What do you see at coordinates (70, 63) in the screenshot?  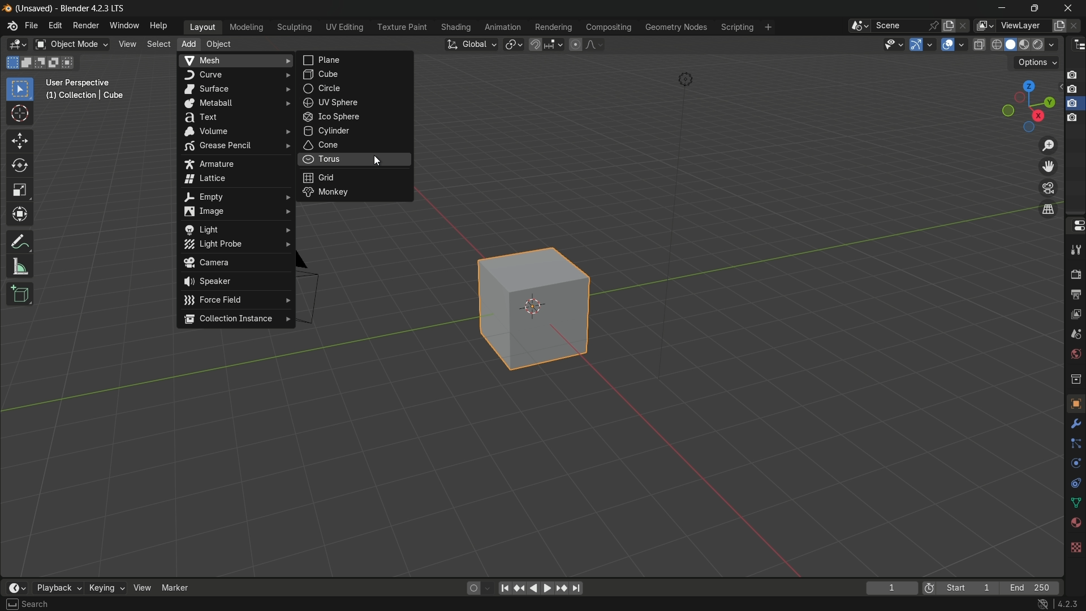 I see `merge existing selection` at bounding box center [70, 63].